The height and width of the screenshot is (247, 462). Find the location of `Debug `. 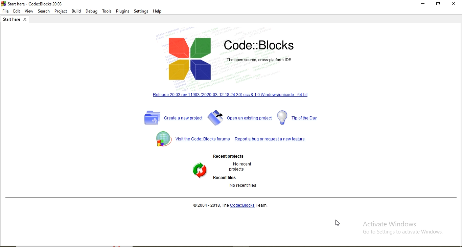

Debug  is located at coordinates (91, 11).